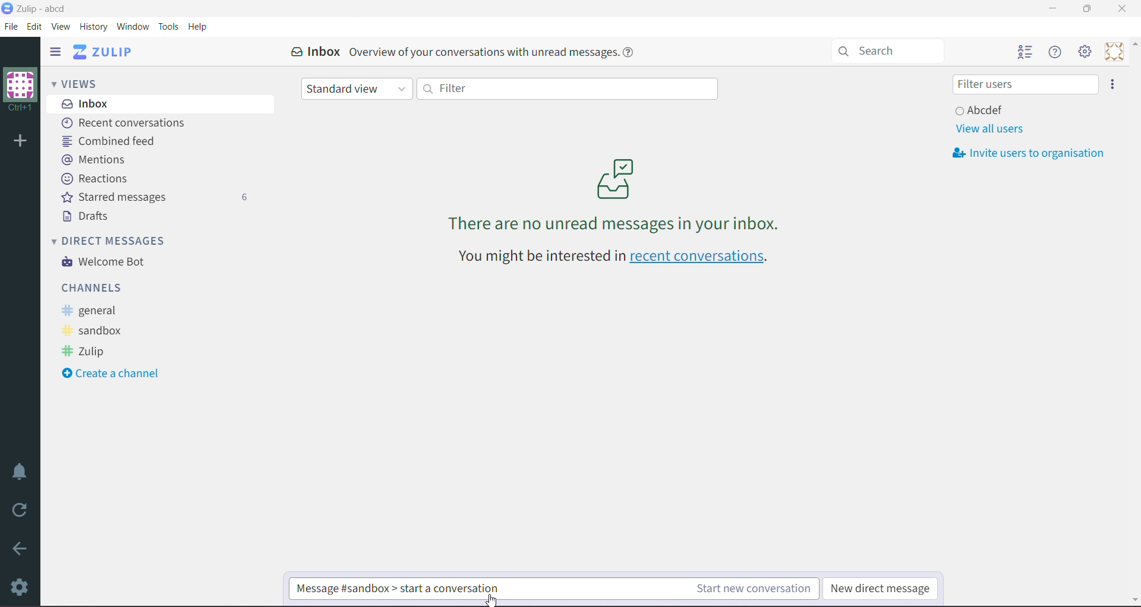 The width and height of the screenshot is (1141, 607). I want to click on Go Back, so click(20, 548).